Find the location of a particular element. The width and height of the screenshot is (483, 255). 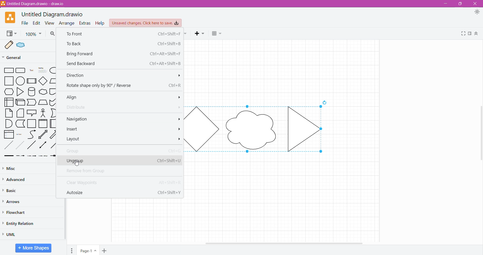

Navigation is located at coordinates (123, 119).